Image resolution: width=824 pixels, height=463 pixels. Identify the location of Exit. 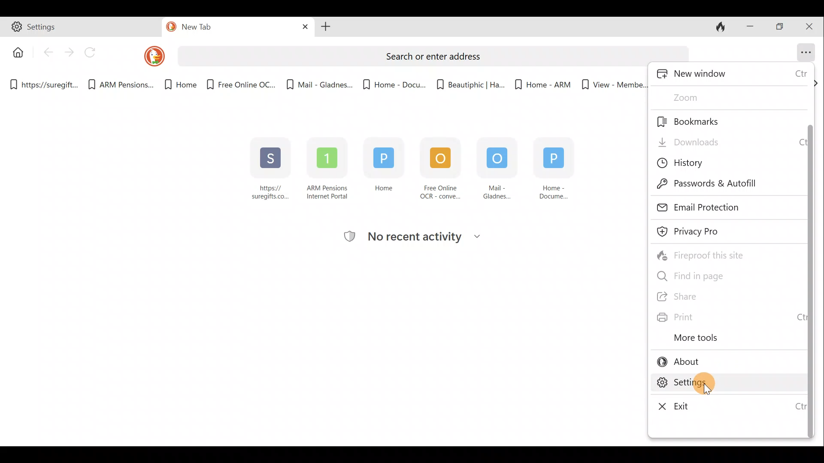
(672, 404).